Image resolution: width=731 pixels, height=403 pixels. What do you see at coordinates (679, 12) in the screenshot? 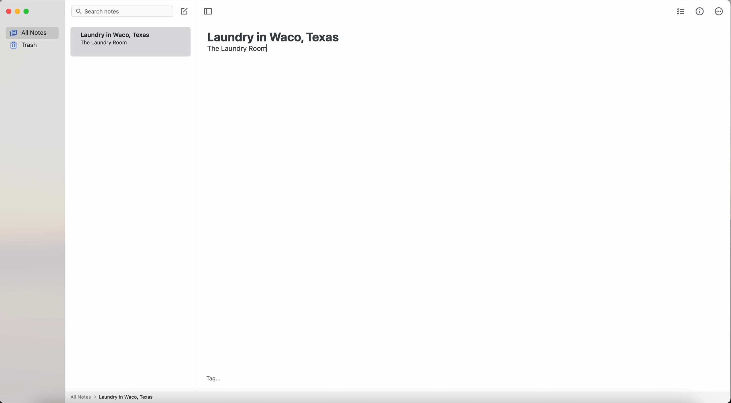
I see `check list` at bounding box center [679, 12].